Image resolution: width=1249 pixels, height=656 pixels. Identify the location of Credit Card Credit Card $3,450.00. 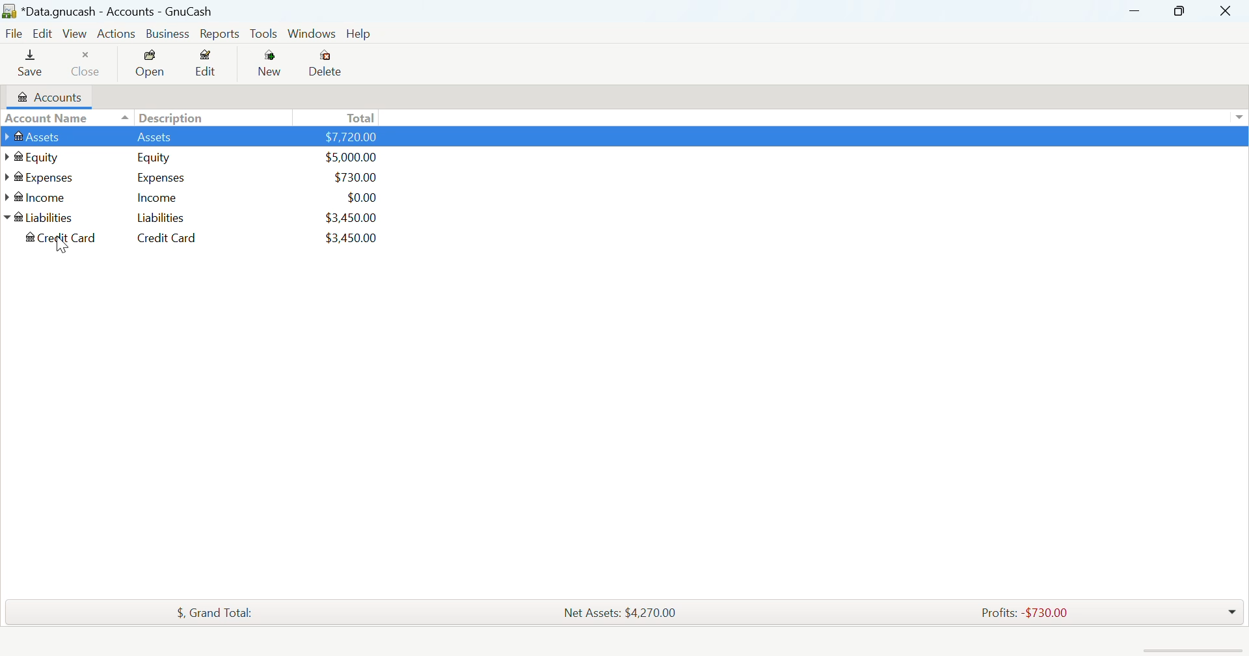
(208, 240).